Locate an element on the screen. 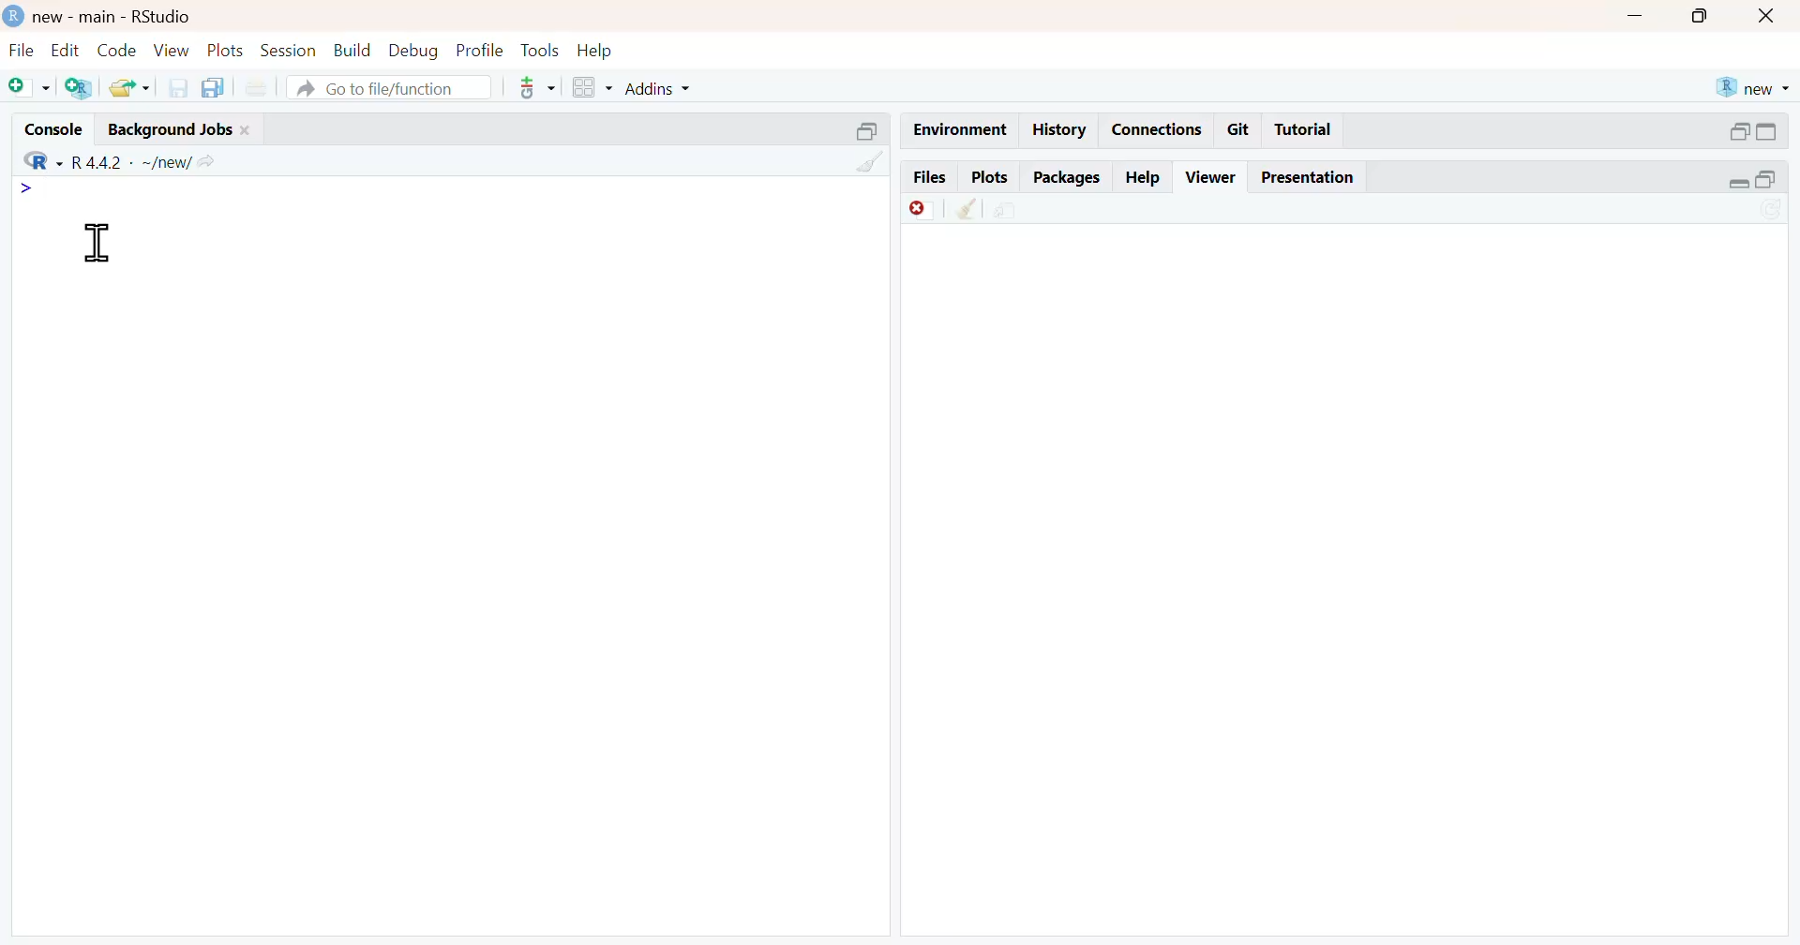 The height and width of the screenshot is (945, 1800). R 4.4.2 - new is located at coordinates (100, 160).